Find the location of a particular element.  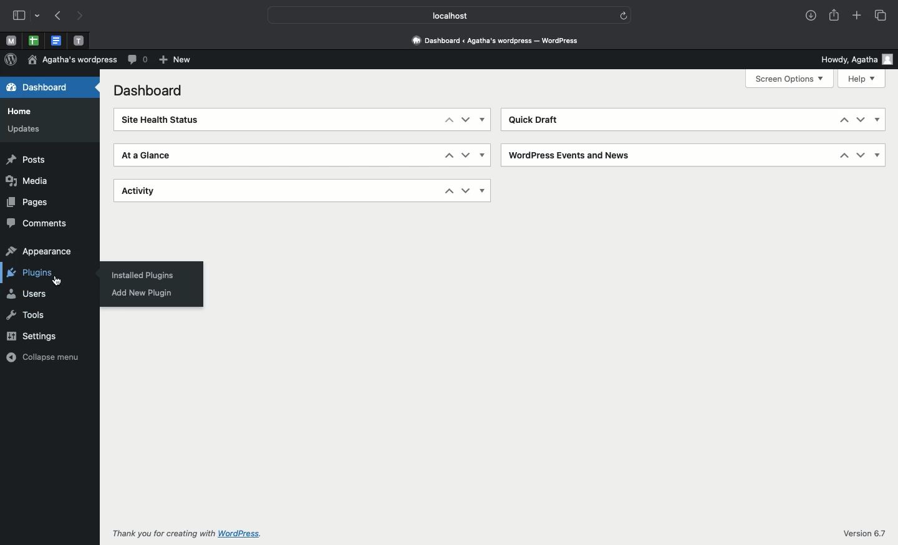

Comment is located at coordinates (137, 60).